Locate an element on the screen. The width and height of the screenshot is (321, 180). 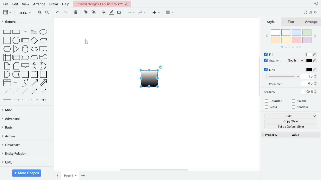
misc is located at coordinates (26, 110).